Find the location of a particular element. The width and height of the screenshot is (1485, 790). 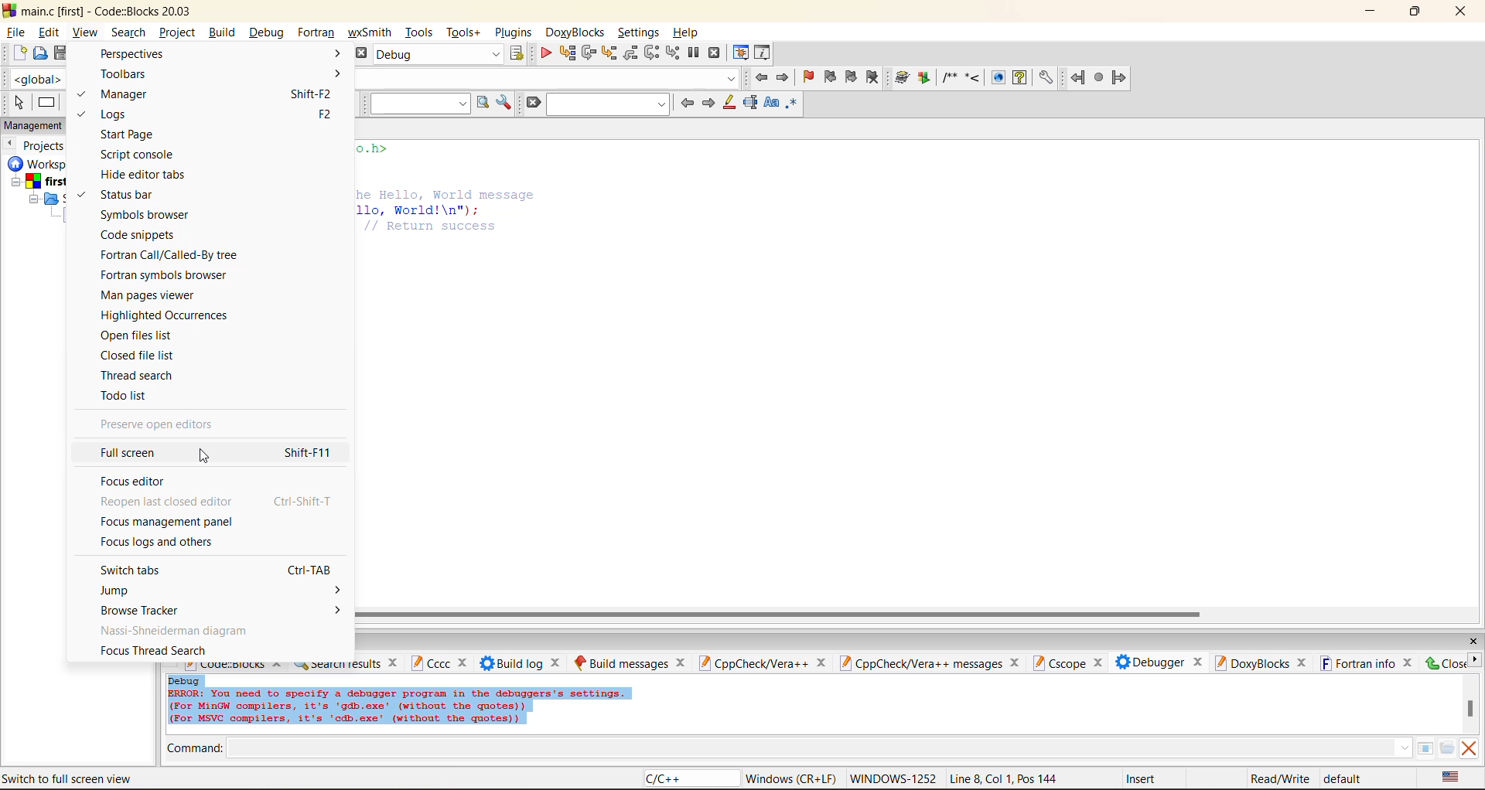

maximize is located at coordinates (1415, 12).